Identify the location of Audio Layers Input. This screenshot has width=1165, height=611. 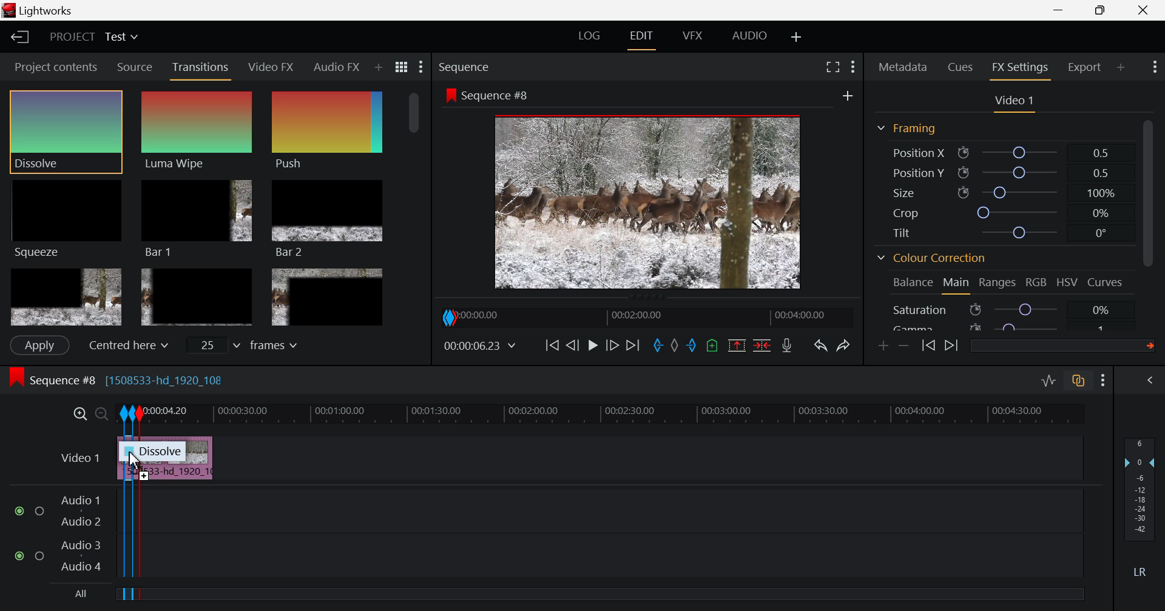
(66, 535).